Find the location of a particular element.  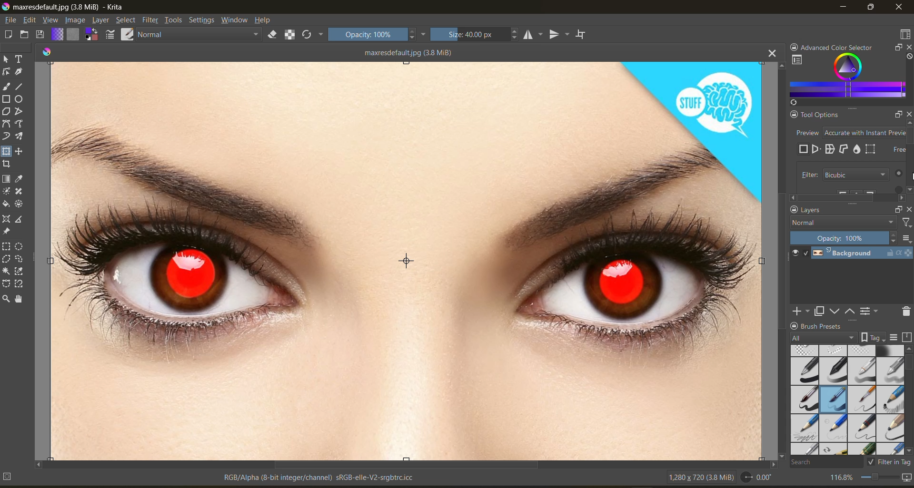

zoom factor is located at coordinates (842, 477).